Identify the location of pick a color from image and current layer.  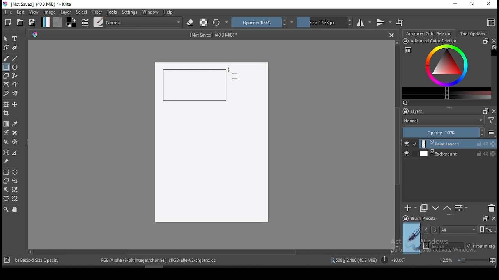
(15, 124).